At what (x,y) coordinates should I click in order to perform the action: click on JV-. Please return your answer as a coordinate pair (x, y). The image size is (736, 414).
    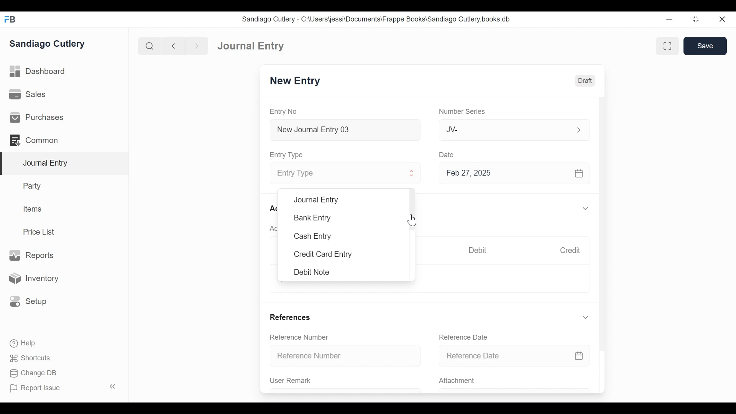
    Looking at the image, I should click on (500, 129).